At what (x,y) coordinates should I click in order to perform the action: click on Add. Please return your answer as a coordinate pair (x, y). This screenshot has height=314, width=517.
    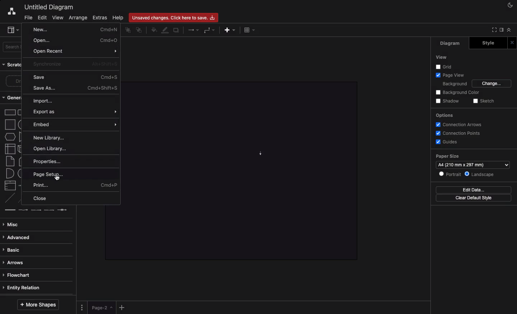
    Looking at the image, I should click on (123, 306).